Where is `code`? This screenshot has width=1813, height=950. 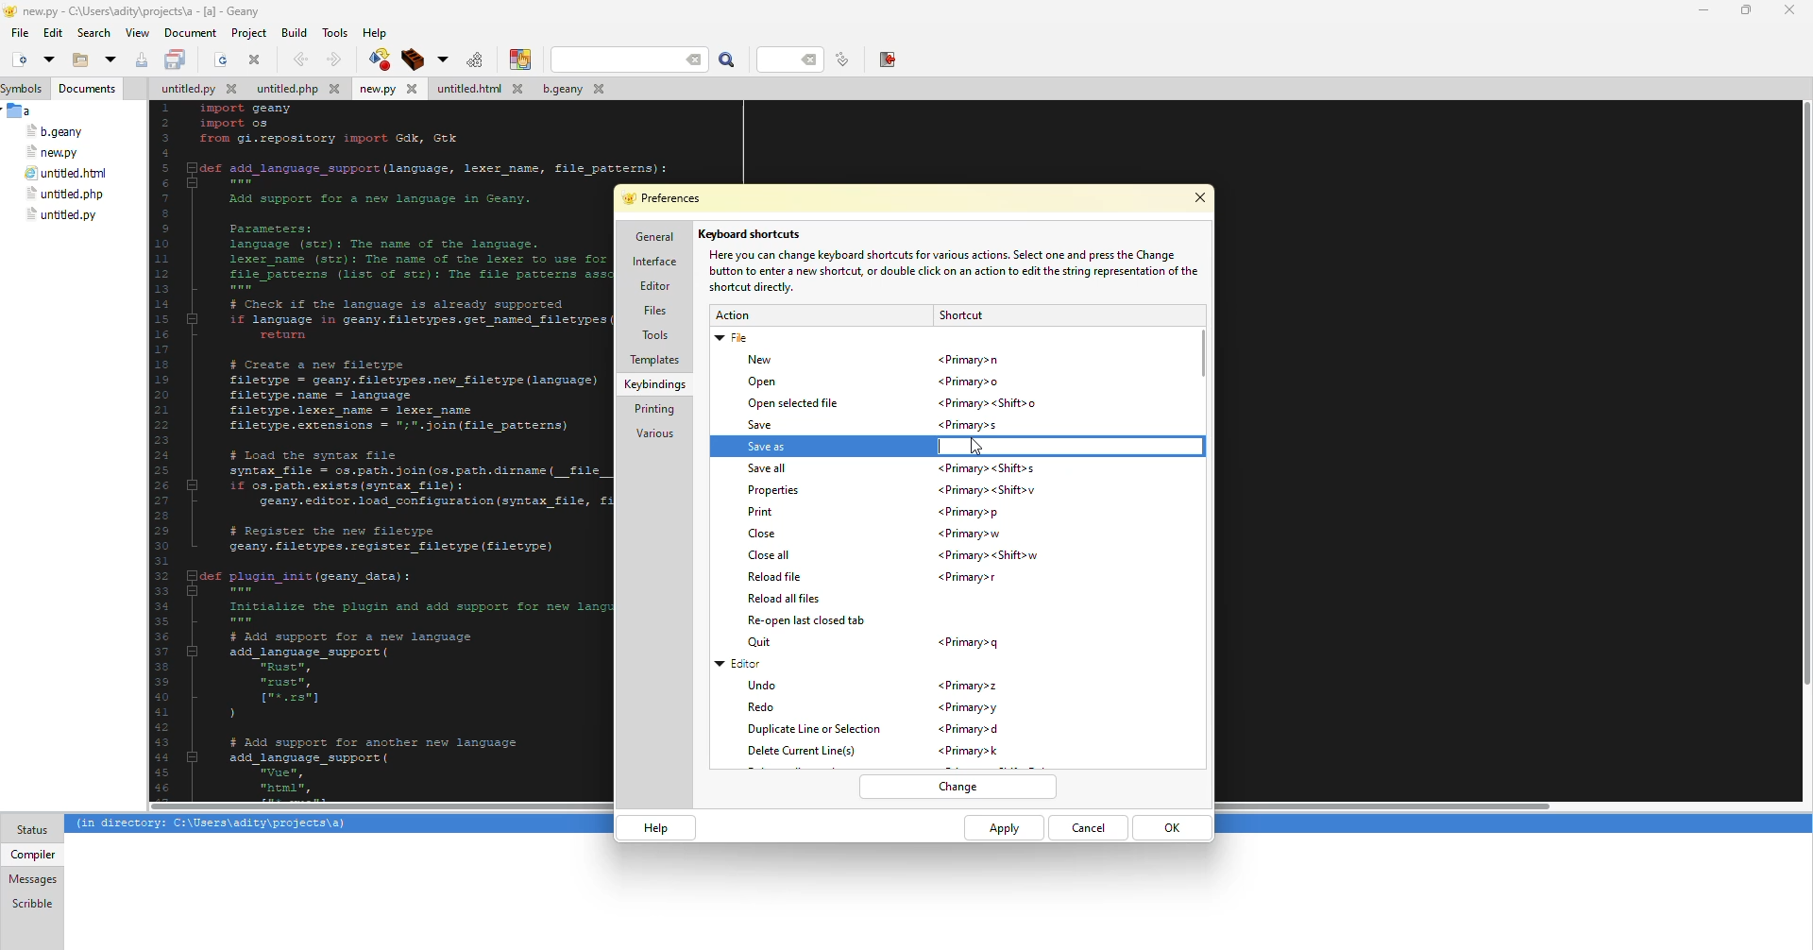 code is located at coordinates (364, 448).